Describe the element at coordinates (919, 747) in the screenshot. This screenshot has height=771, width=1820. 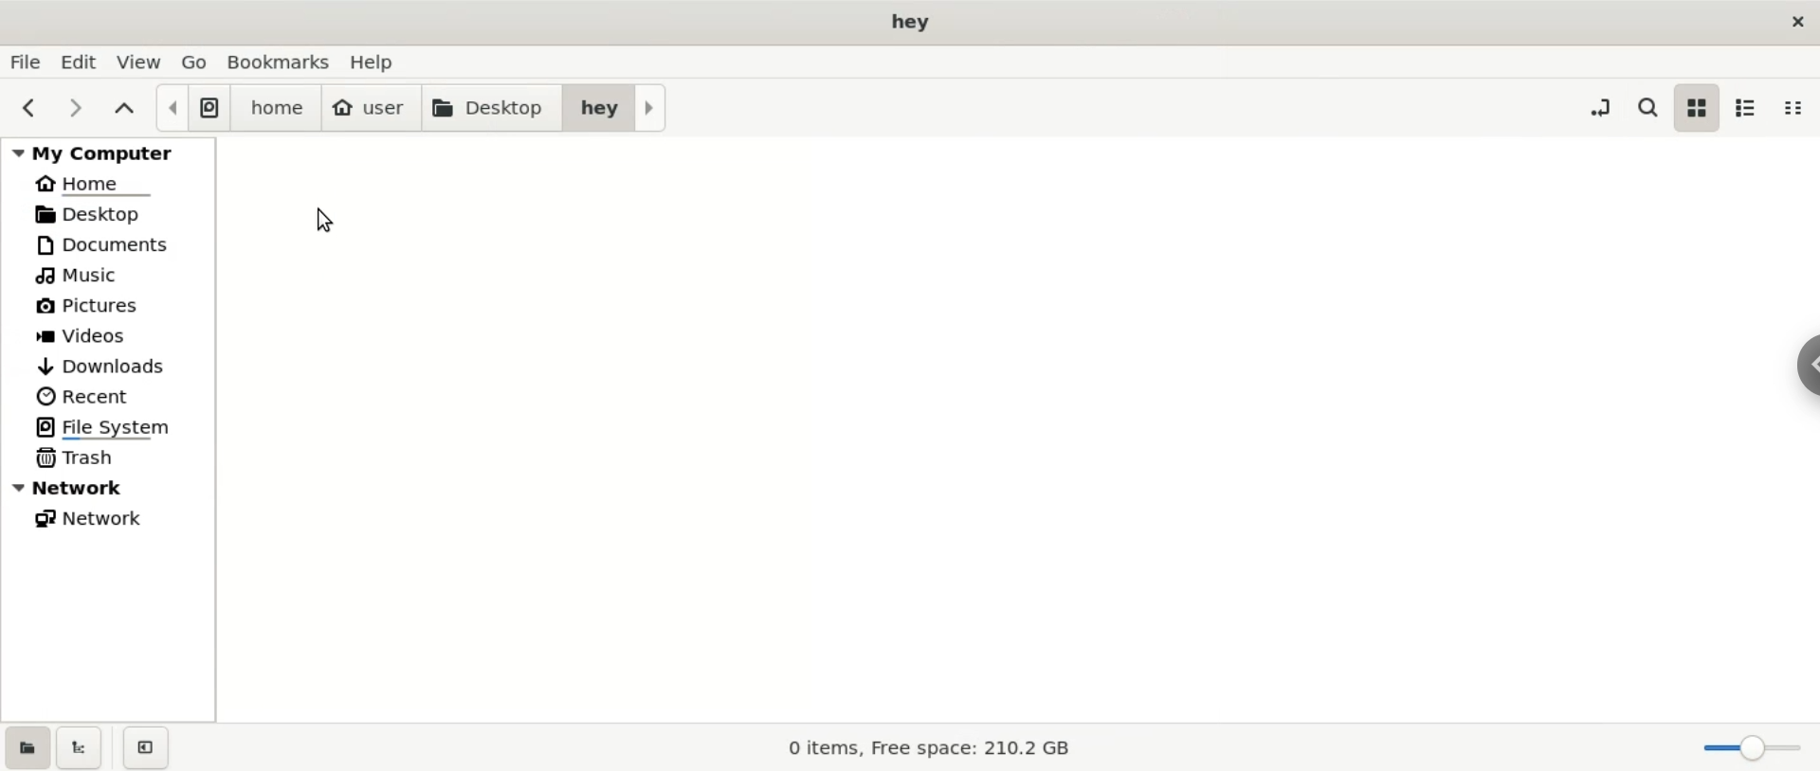
I see `storage` at that location.